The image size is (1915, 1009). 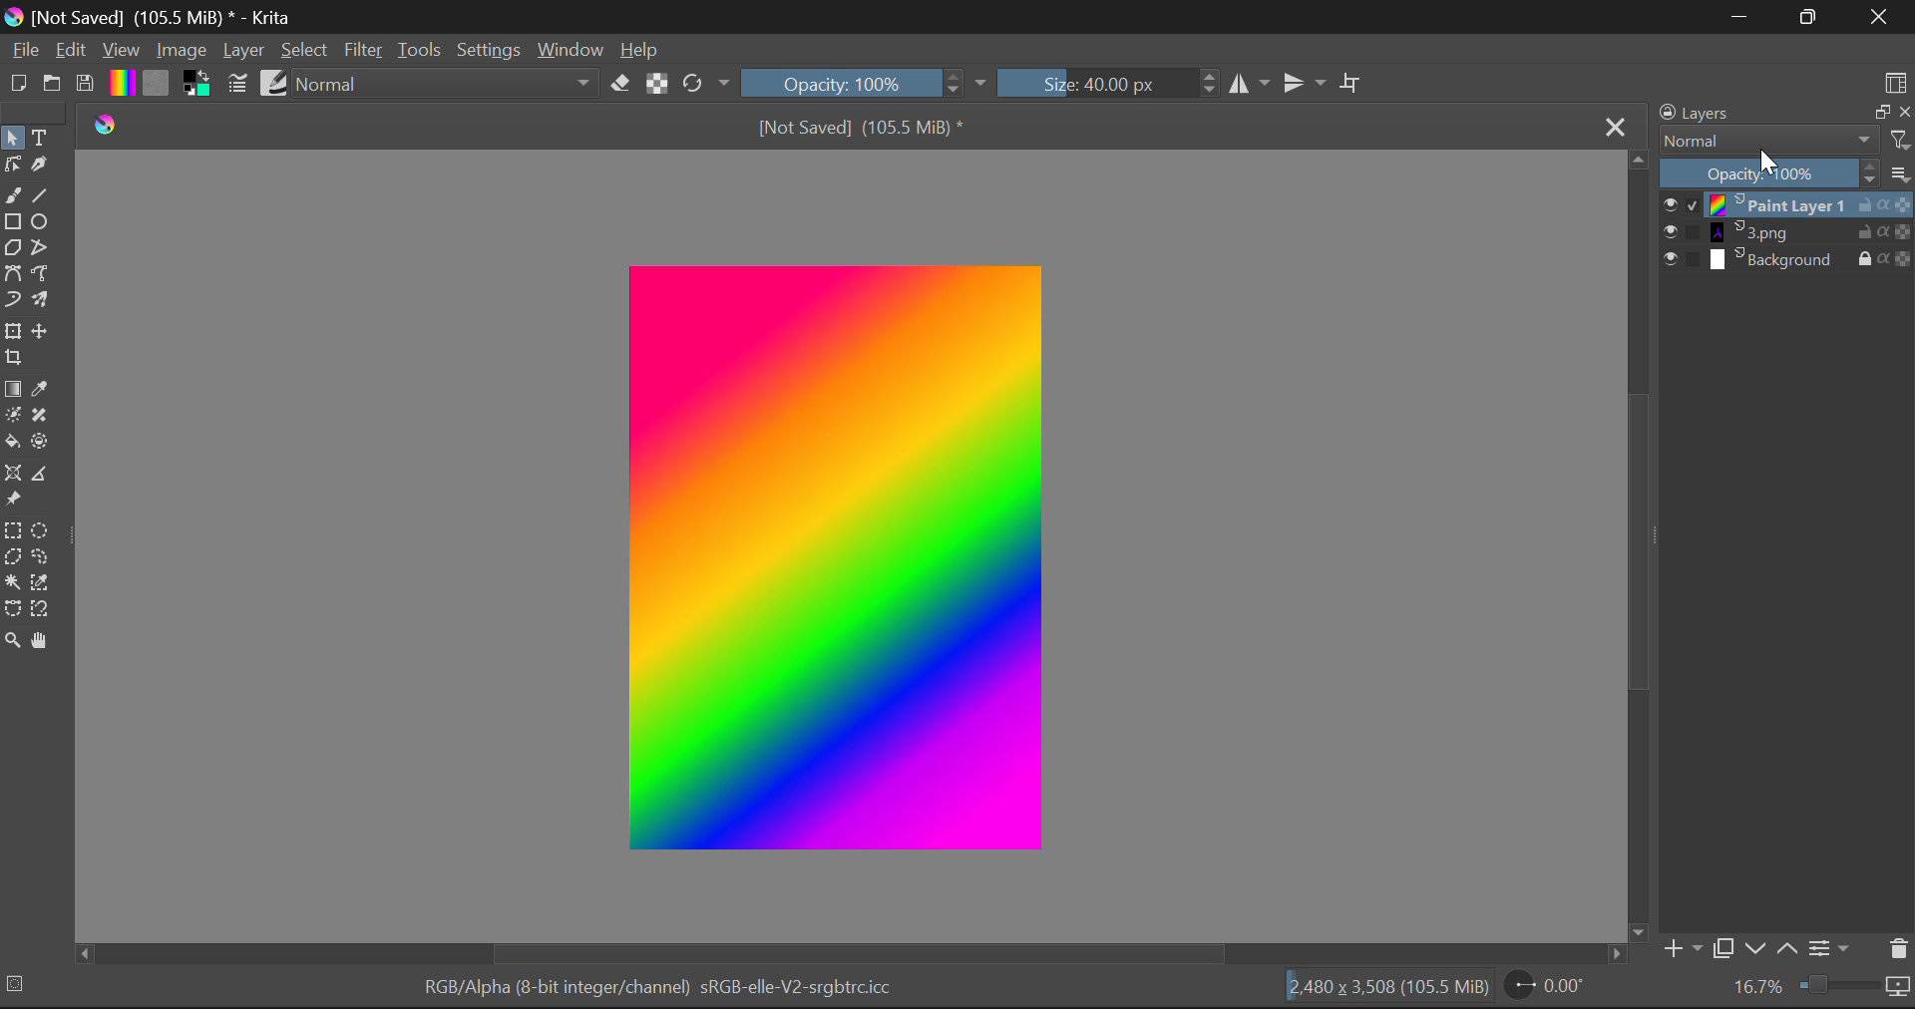 I want to click on Image, so click(x=184, y=53).